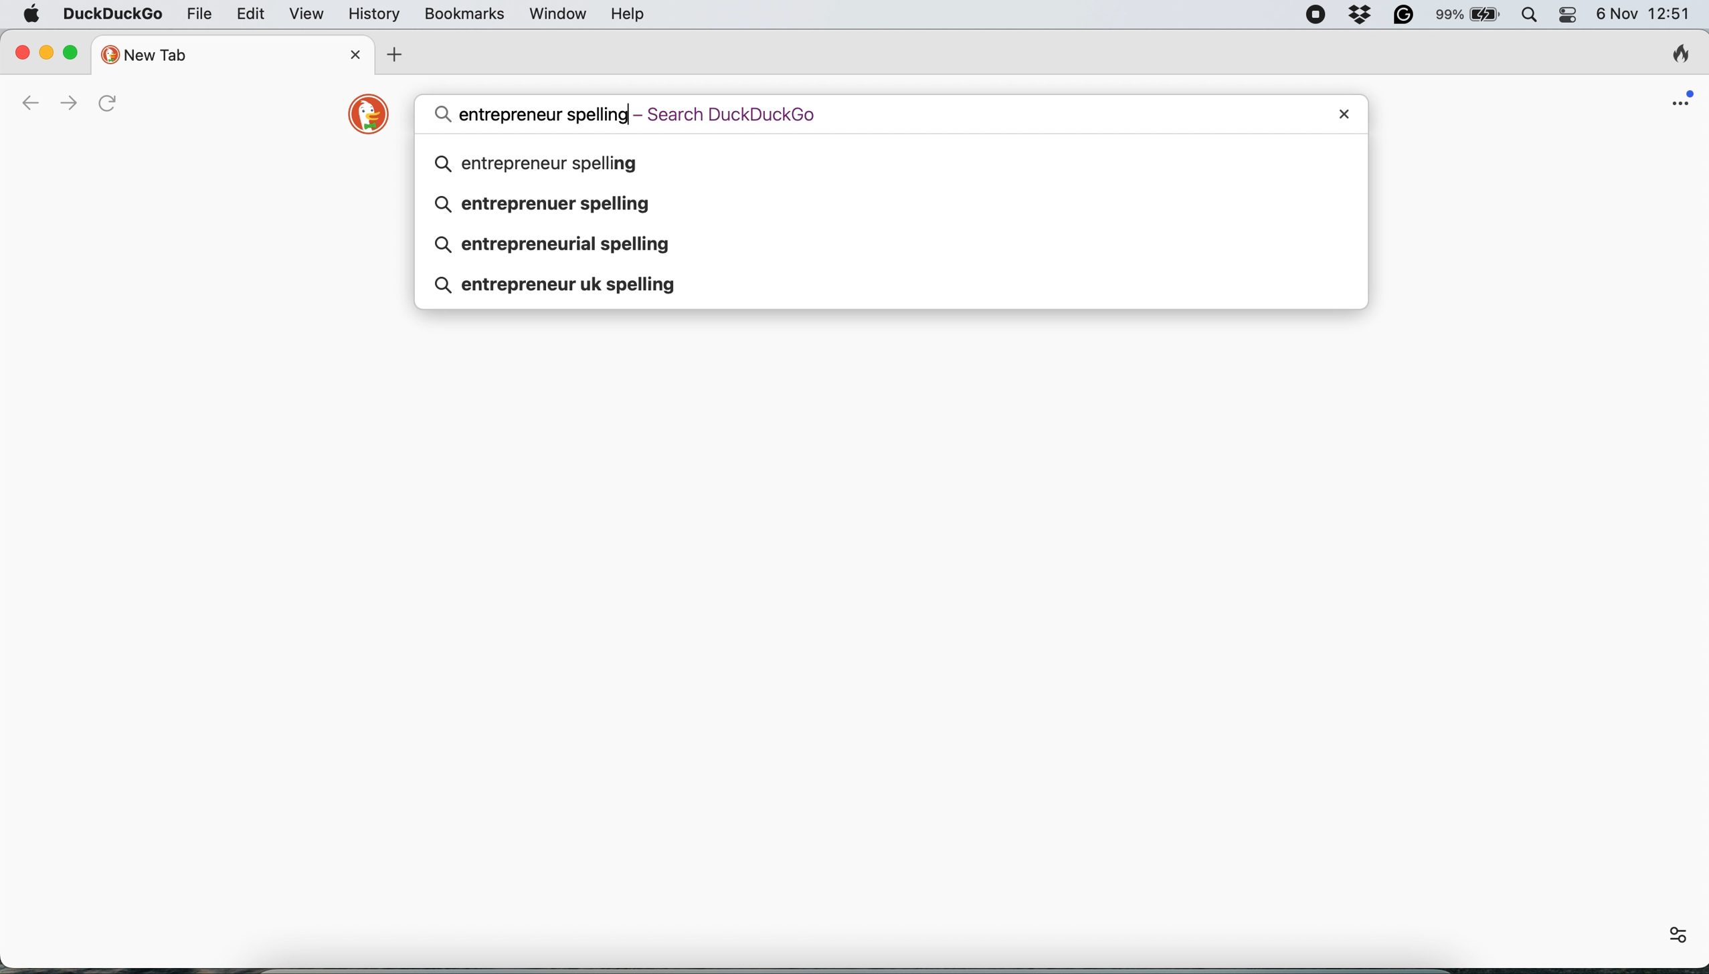 This screenshot has width=1709, height=974. Describe the element at coordinates (373, 14) in the screenshot. I see `history` at that location.